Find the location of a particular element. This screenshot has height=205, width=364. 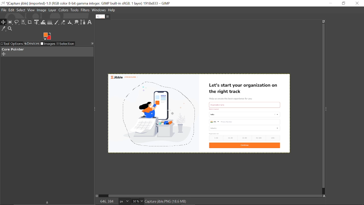

Zoom options is located at coordinates (141, 201).